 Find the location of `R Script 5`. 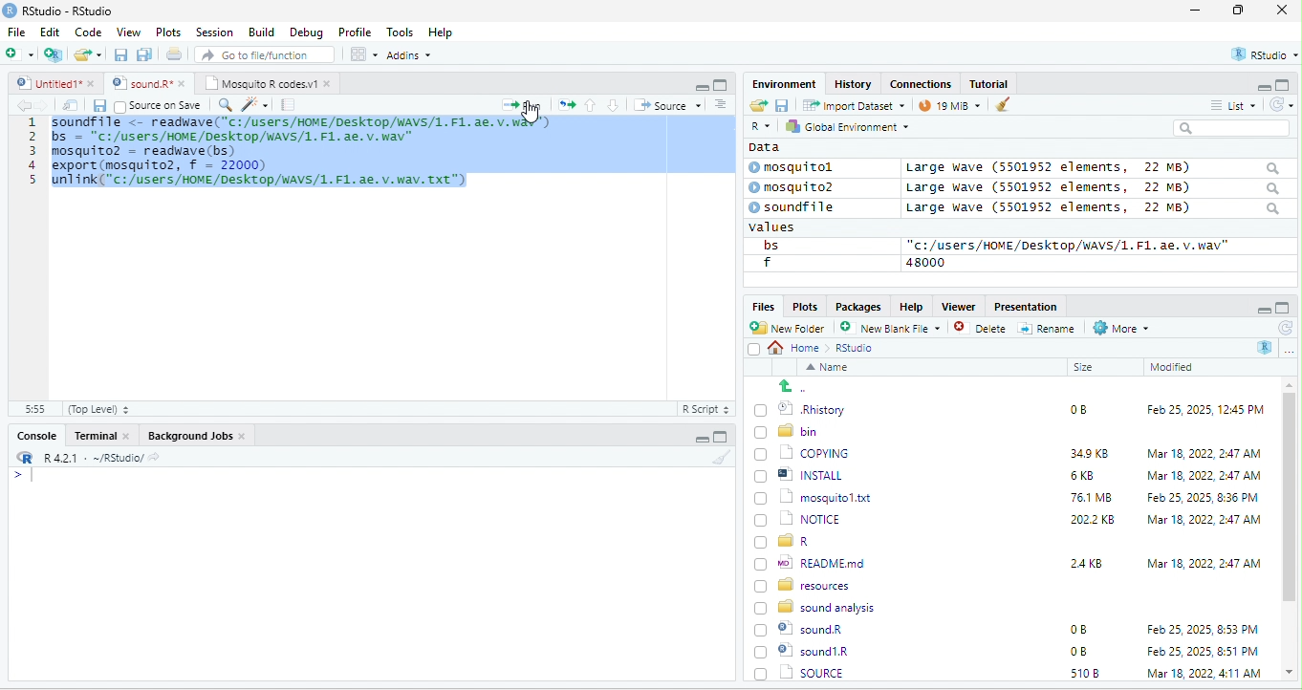

R Script 5 is located at coordinates (706, 409).